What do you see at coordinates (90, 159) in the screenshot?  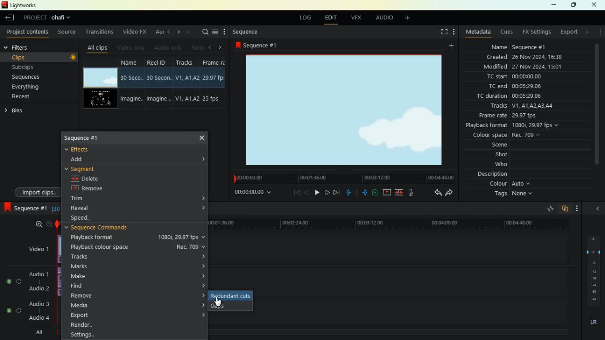 I see `dd` at bounding box center [90, 159].